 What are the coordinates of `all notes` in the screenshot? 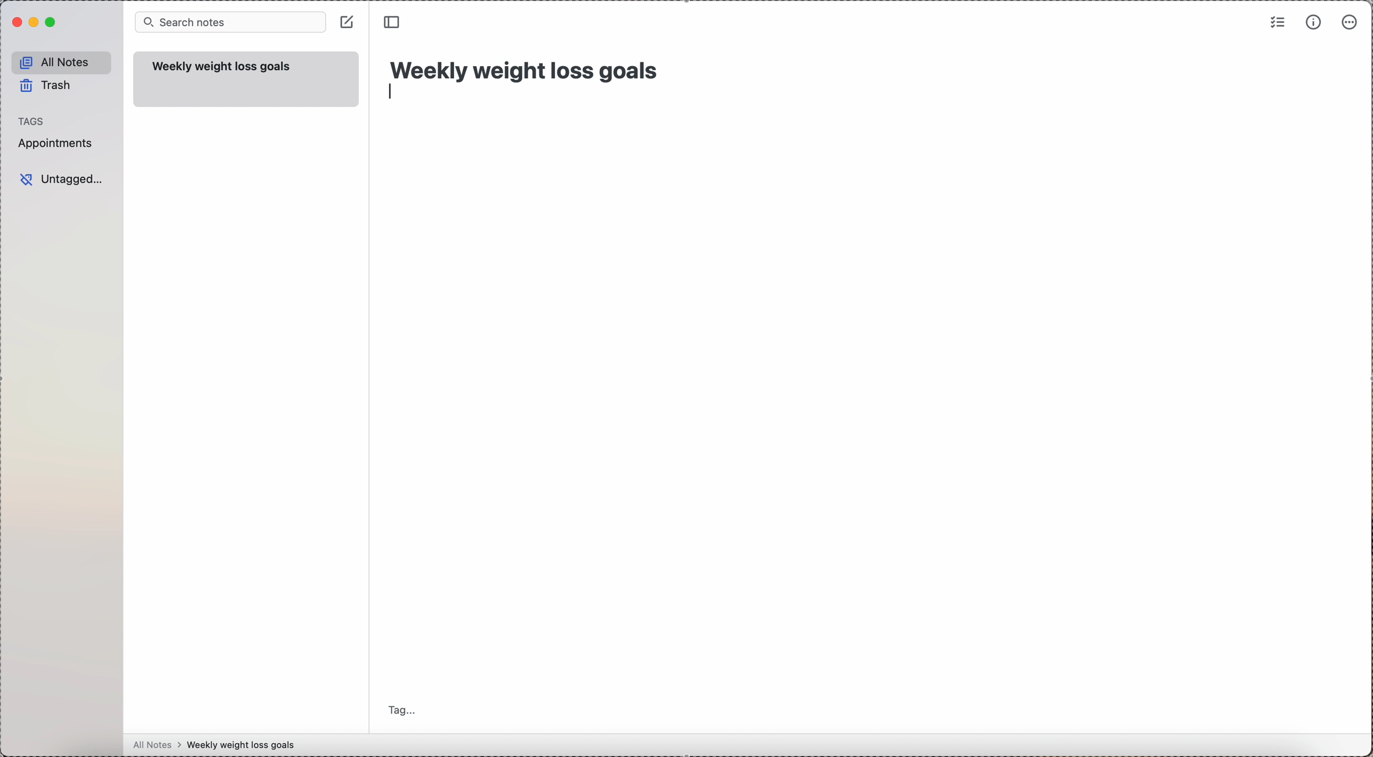 It's located at (62, 62).